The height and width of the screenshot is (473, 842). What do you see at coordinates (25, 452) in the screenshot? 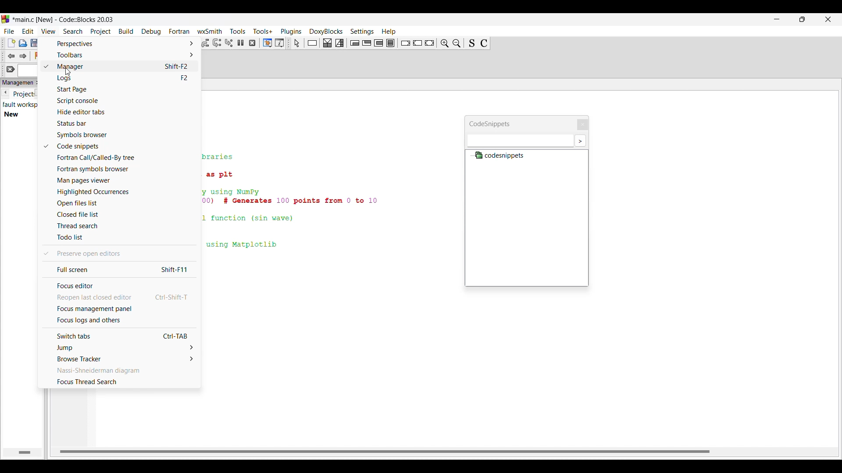
I see `Horizontal slide bar` at bounding box center [25, 452].